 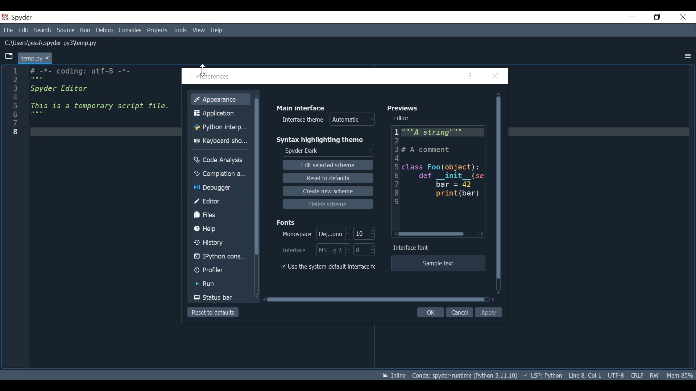 I want to click on Language, so click(x=543, y=375).